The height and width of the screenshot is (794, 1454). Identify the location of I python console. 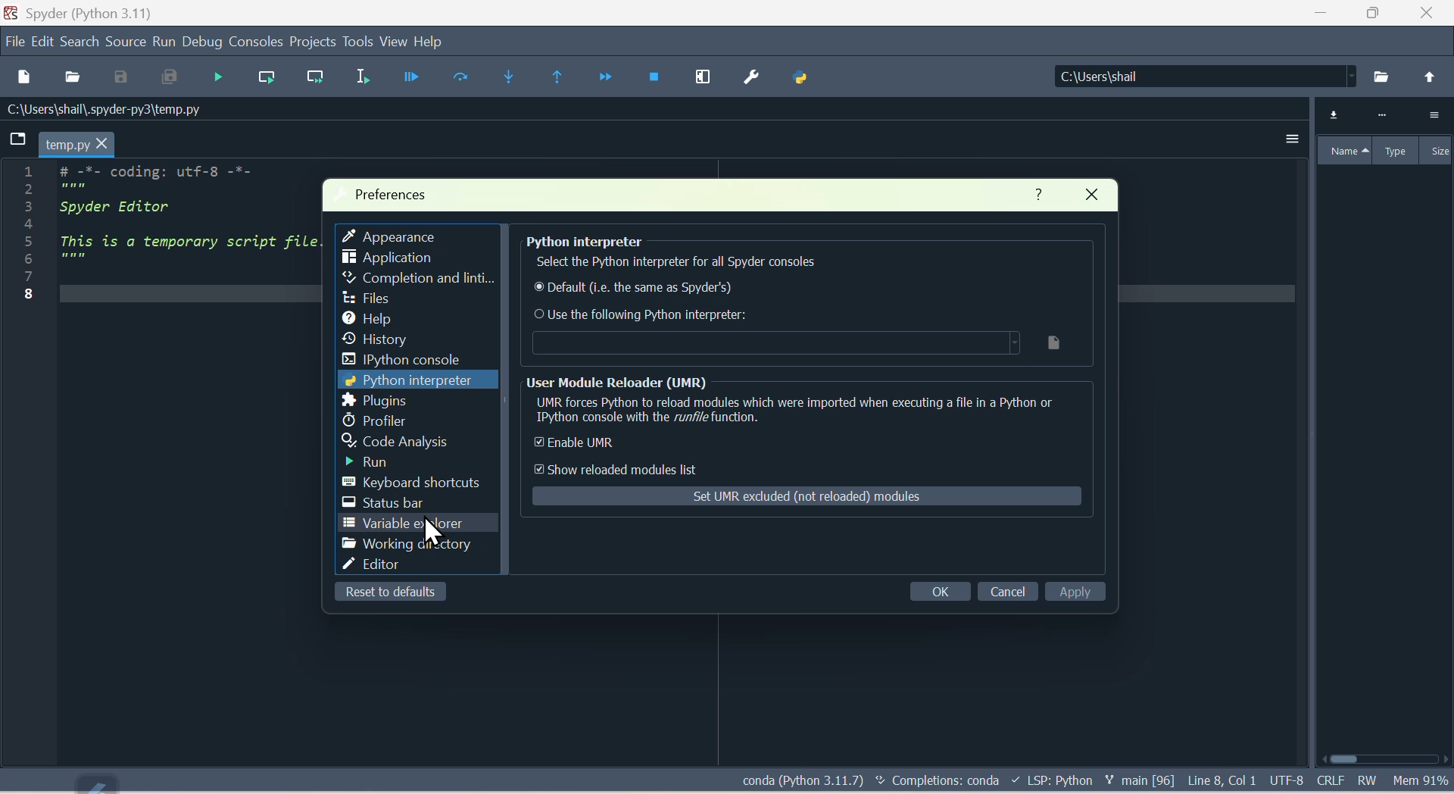
(404, 359).